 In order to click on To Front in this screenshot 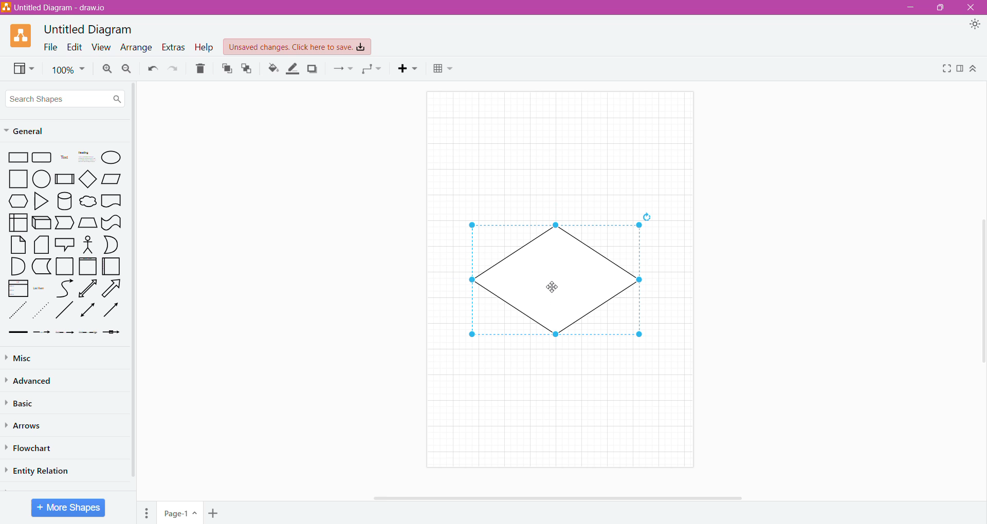, I will do `click(226, 69)`.